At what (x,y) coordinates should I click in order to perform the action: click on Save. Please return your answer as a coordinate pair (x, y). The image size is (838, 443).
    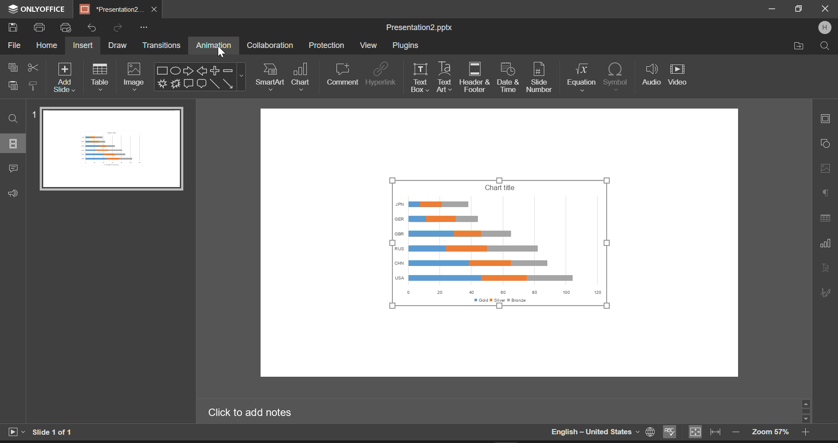
    Looking at the image, I should click on (15, 28).